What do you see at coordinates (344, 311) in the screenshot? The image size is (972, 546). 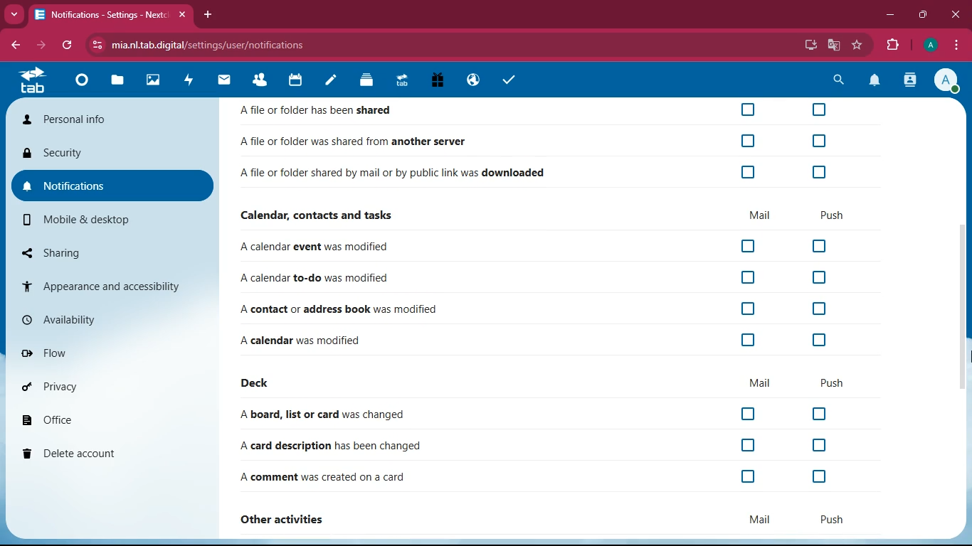 I see `A contact or address book was modified` at bounding box center [344, 311].